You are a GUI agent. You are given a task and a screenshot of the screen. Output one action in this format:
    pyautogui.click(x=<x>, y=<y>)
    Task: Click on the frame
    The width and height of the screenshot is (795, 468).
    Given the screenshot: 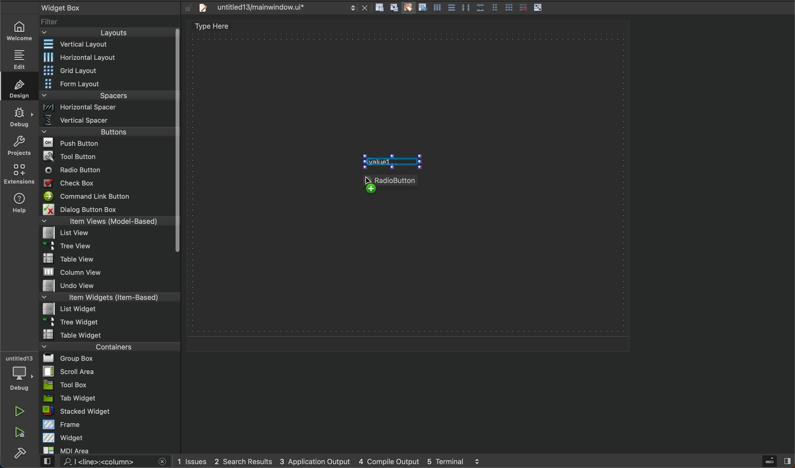 What is the action you would take?
    pyautogui.click(x=111, y=424)
    